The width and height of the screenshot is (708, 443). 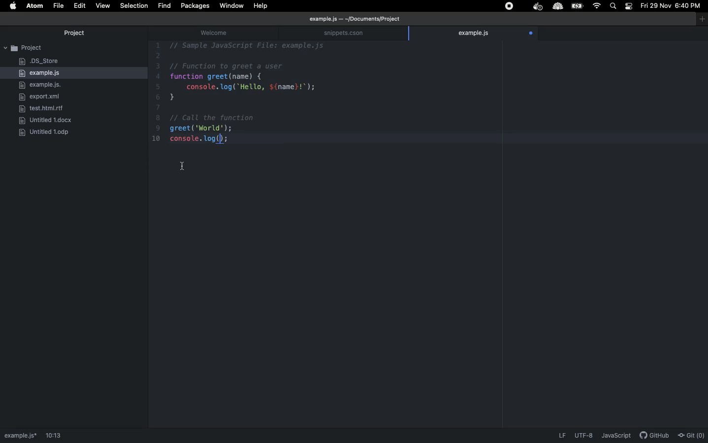 I want to click on Time, so click(x=690, y=7).